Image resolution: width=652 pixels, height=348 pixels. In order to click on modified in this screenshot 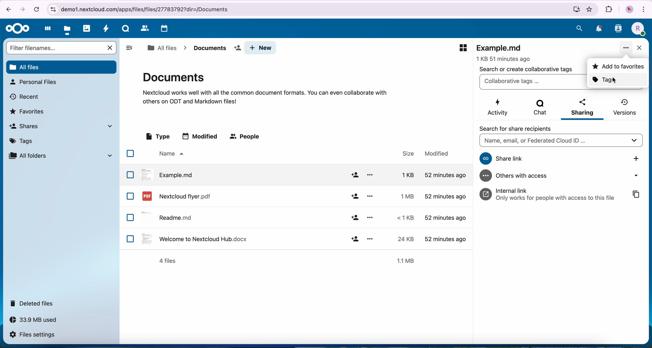, I will do `click(444, 238)`.